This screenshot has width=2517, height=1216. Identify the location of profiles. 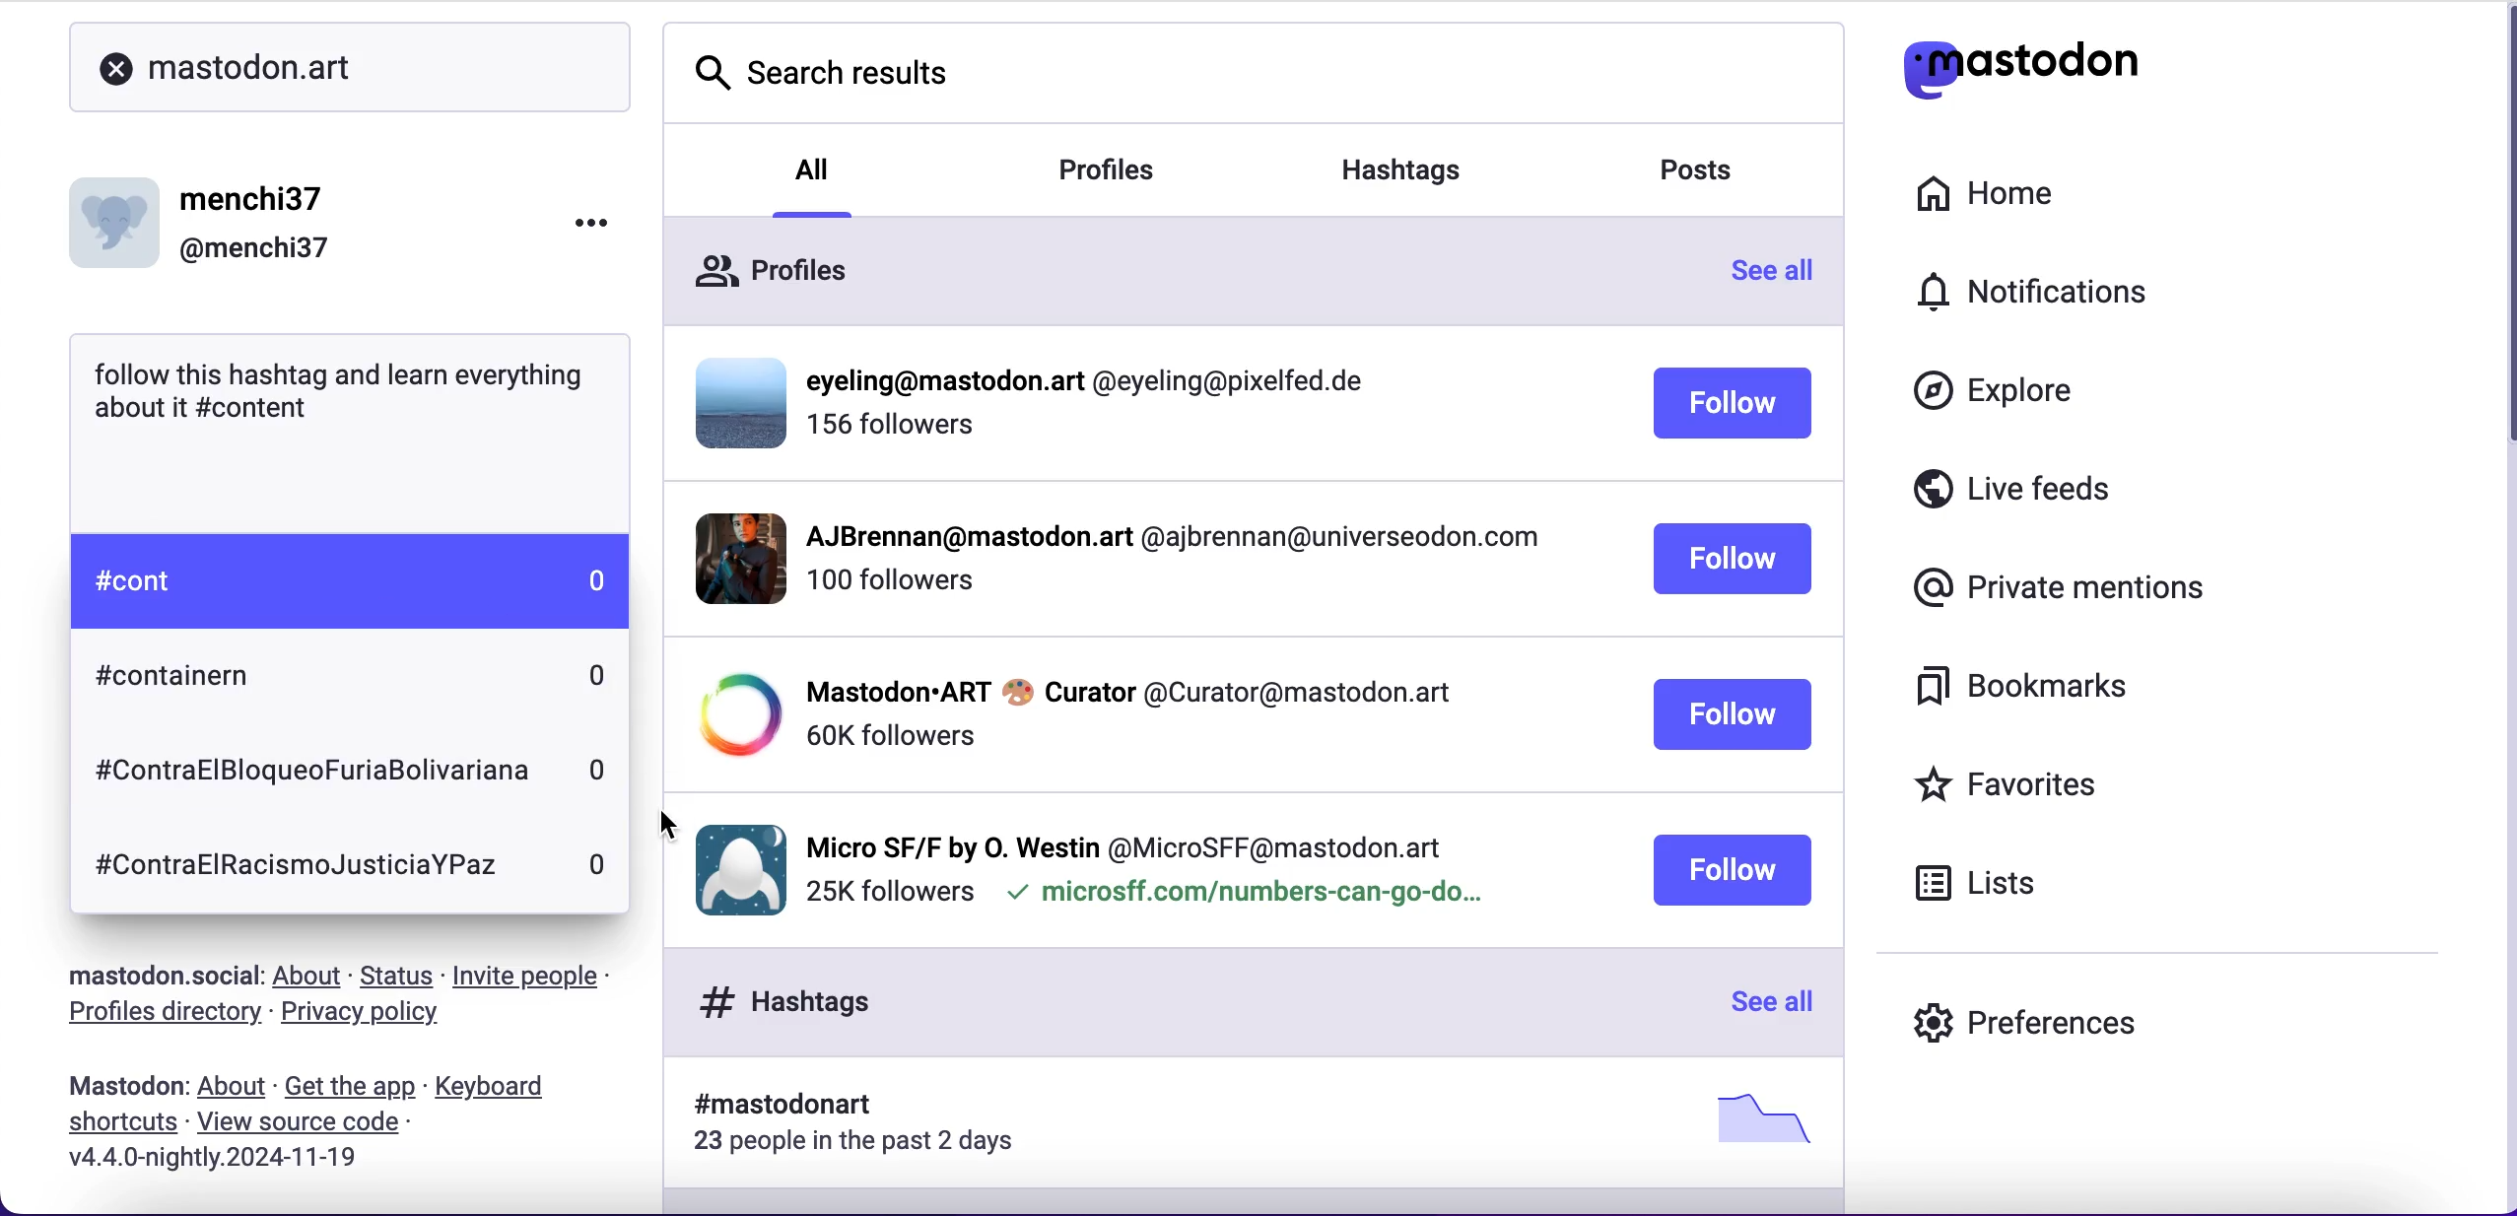
(773, 278).